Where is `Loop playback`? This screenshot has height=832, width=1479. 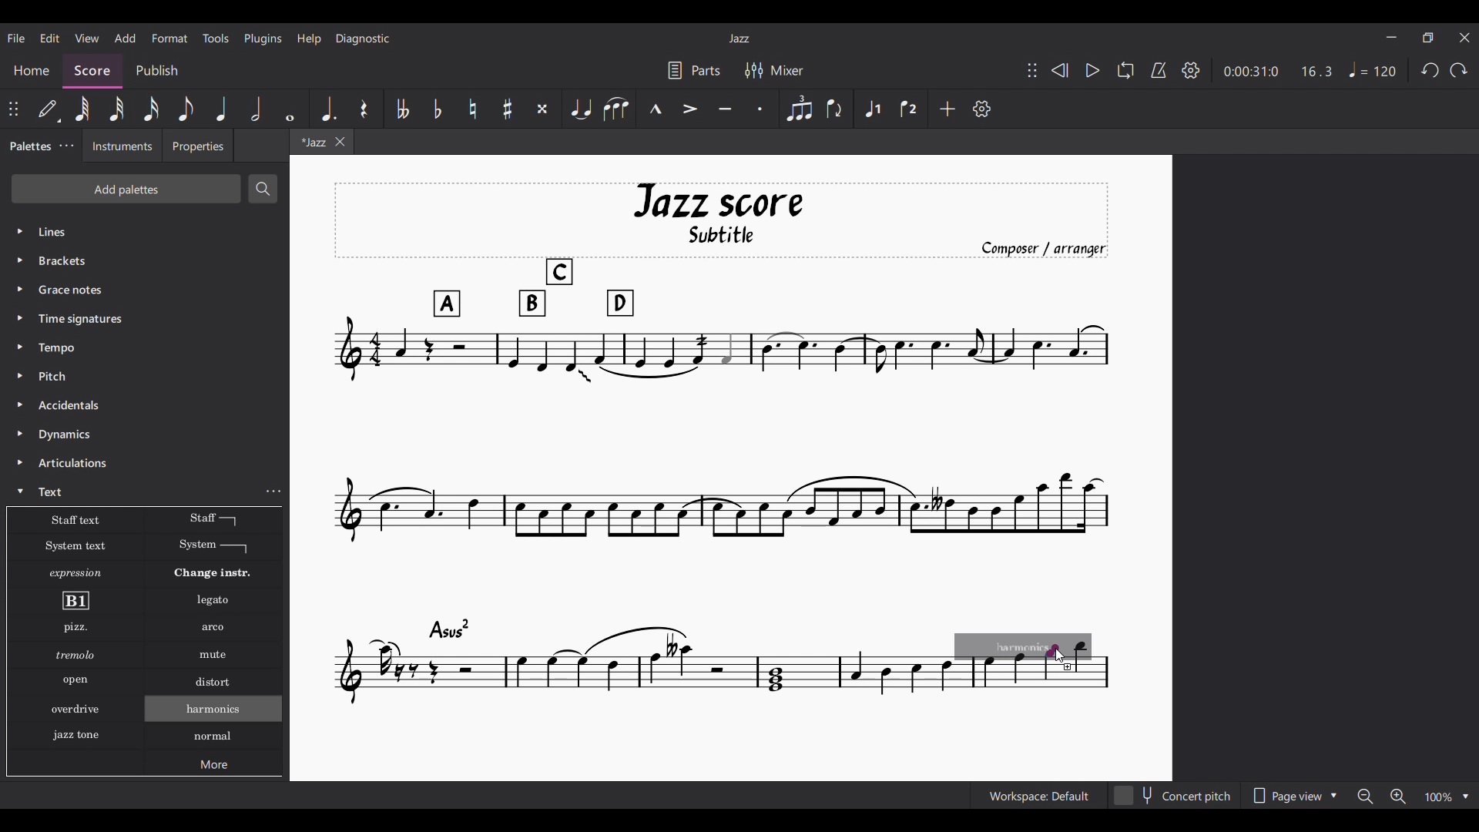
Loop playback is located at coordinates (1126, 70).